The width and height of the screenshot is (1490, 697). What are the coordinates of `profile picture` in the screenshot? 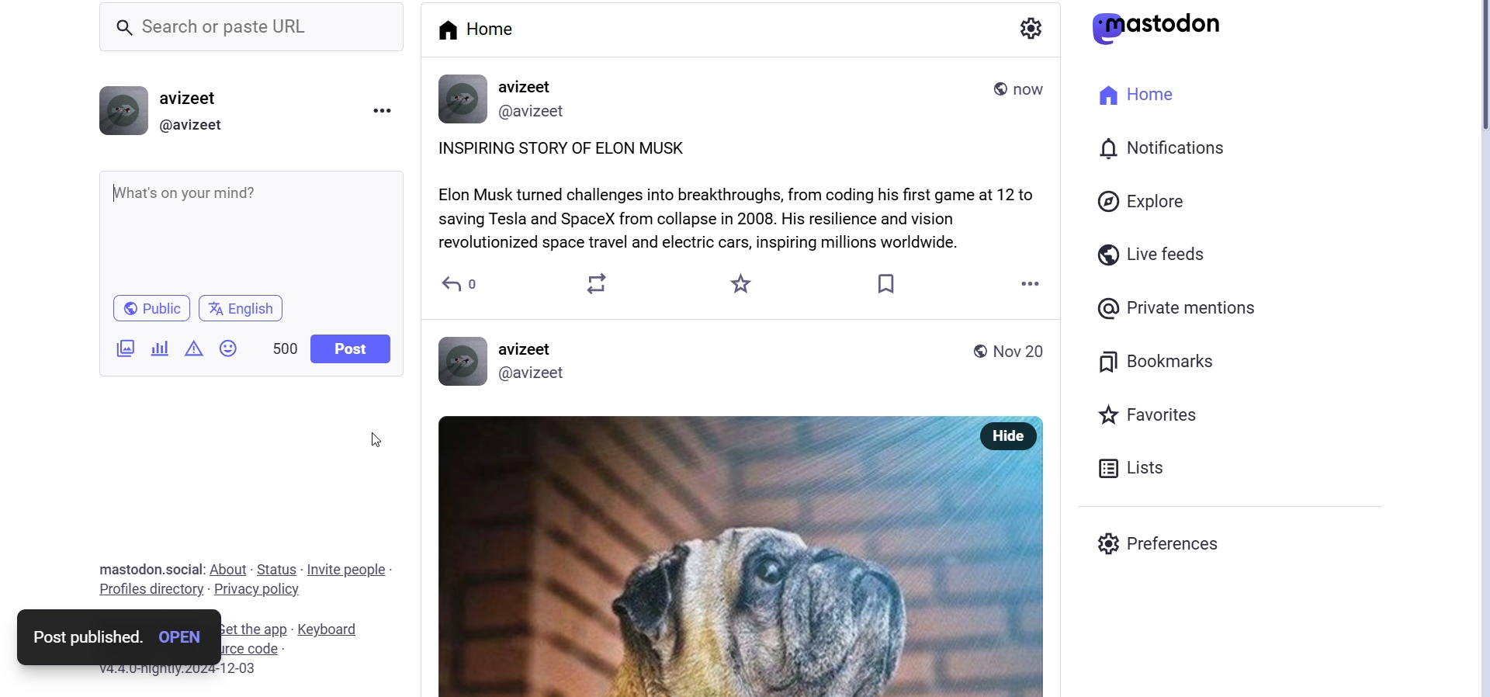 It's located at (123, 108).